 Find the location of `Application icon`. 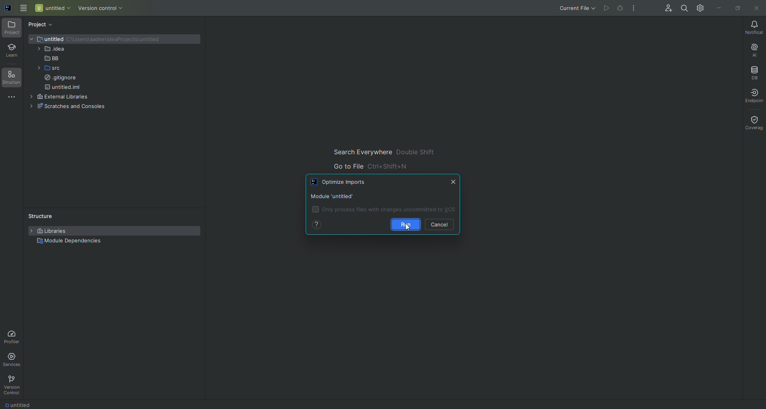

Application icon is located at coordinates (7, 11).